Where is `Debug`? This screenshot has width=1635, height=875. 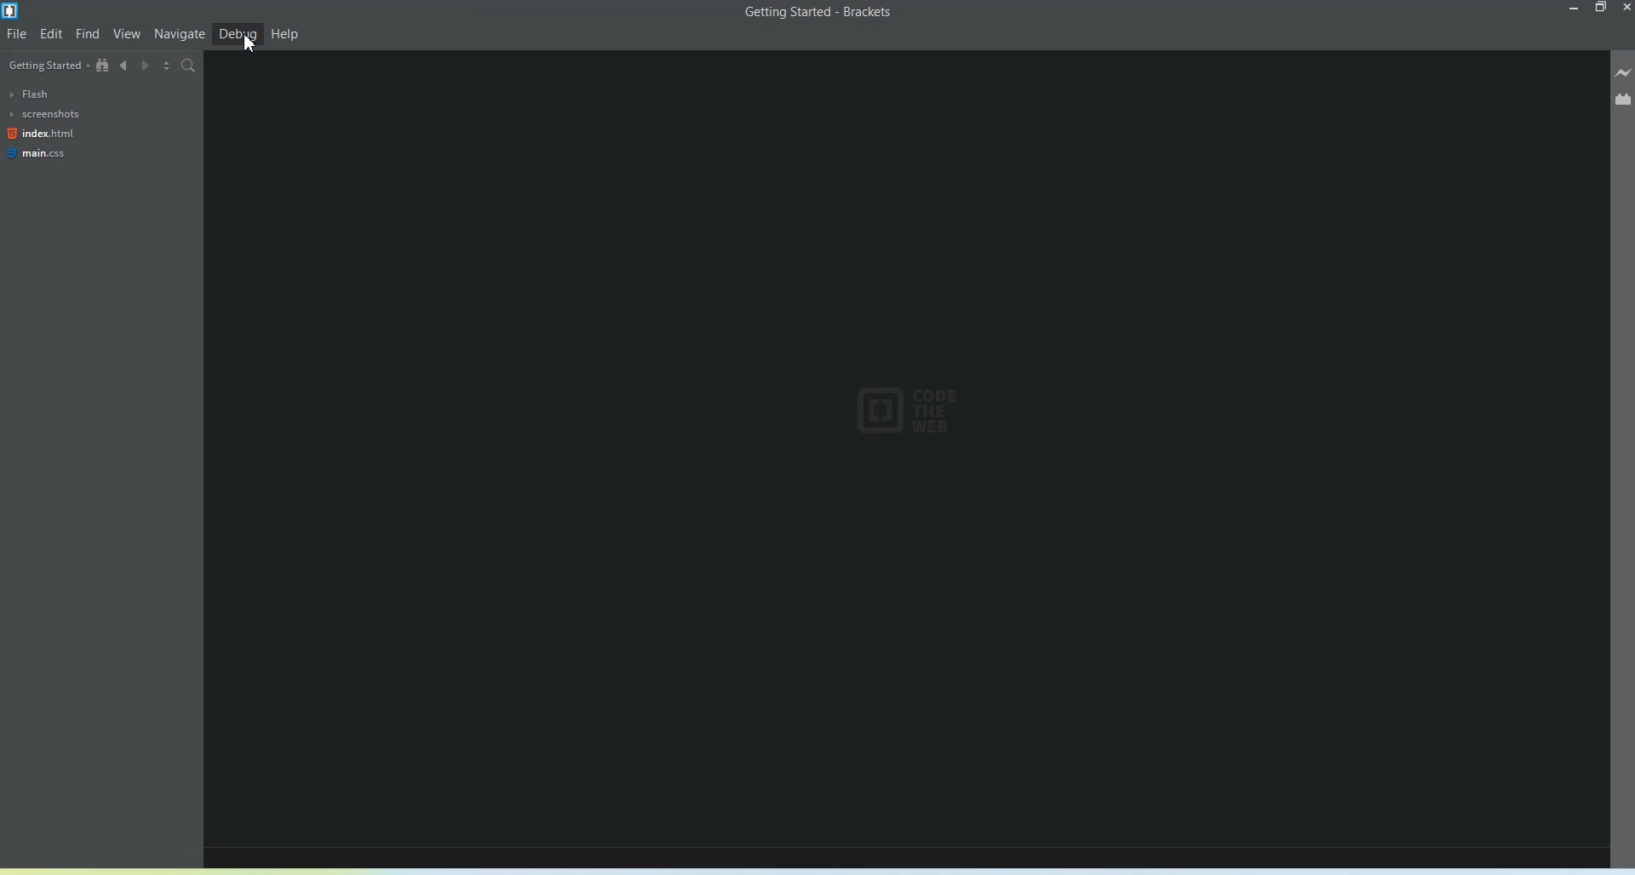 Debug is located at coordinates (238, 34).